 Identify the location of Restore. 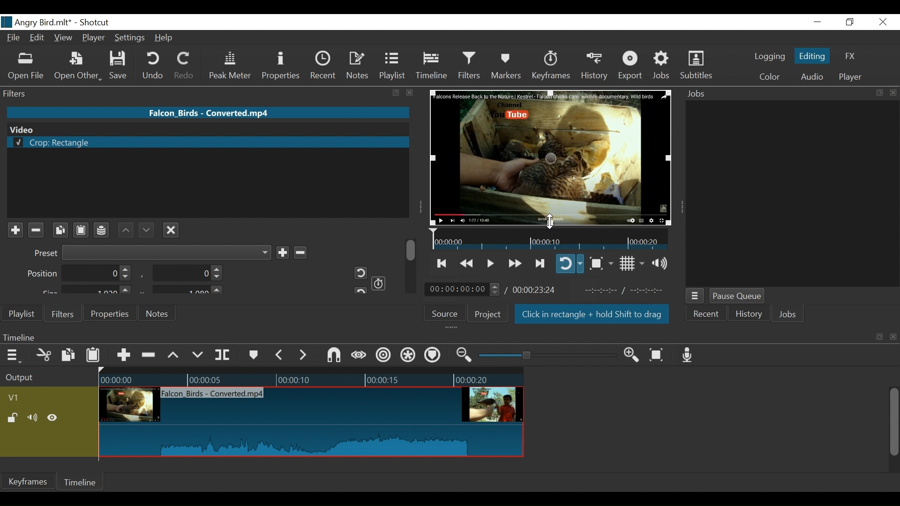
(850, 22).